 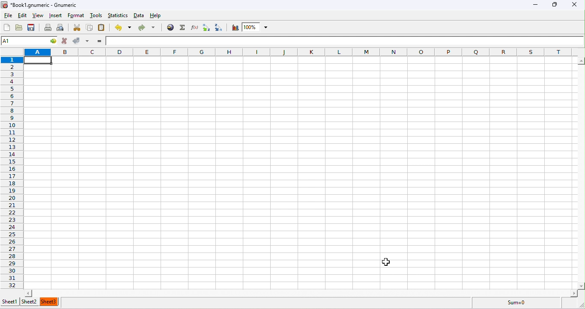 What do you see at coordinates (156, 14) in the screenshot?
I see `help` at bounding box center [156, 14].